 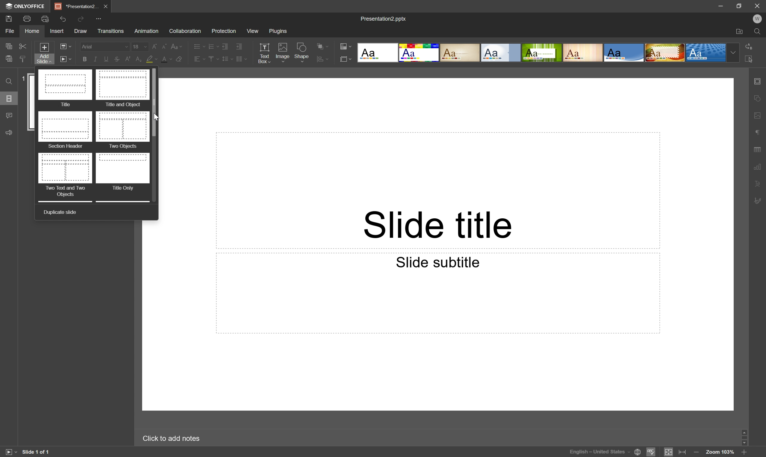 I want to click on Presentation2.pptx, so click(x=385, y=19).